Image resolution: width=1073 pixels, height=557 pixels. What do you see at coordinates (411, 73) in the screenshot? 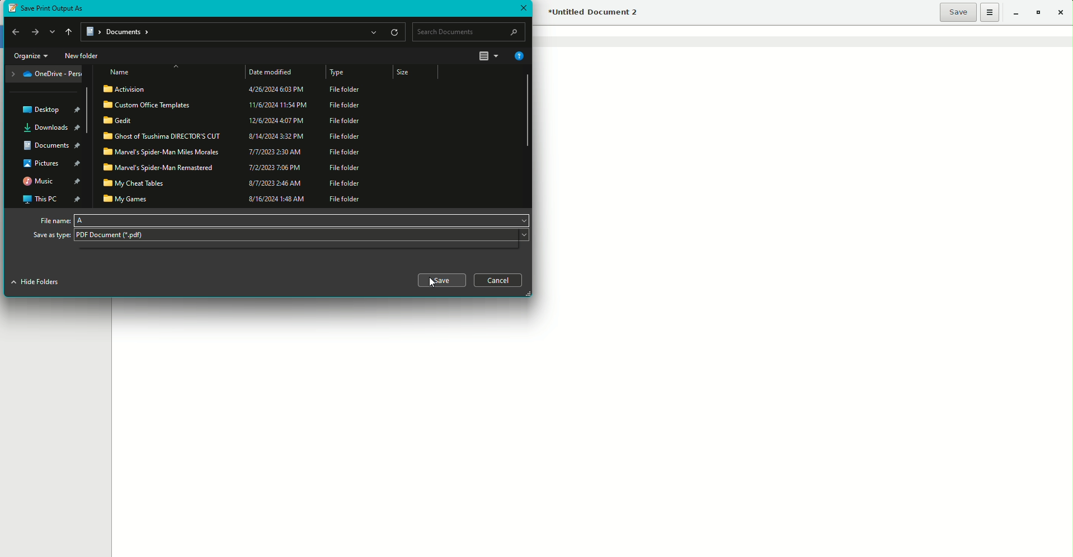
I see `Size` at bounding box center [411, 73].